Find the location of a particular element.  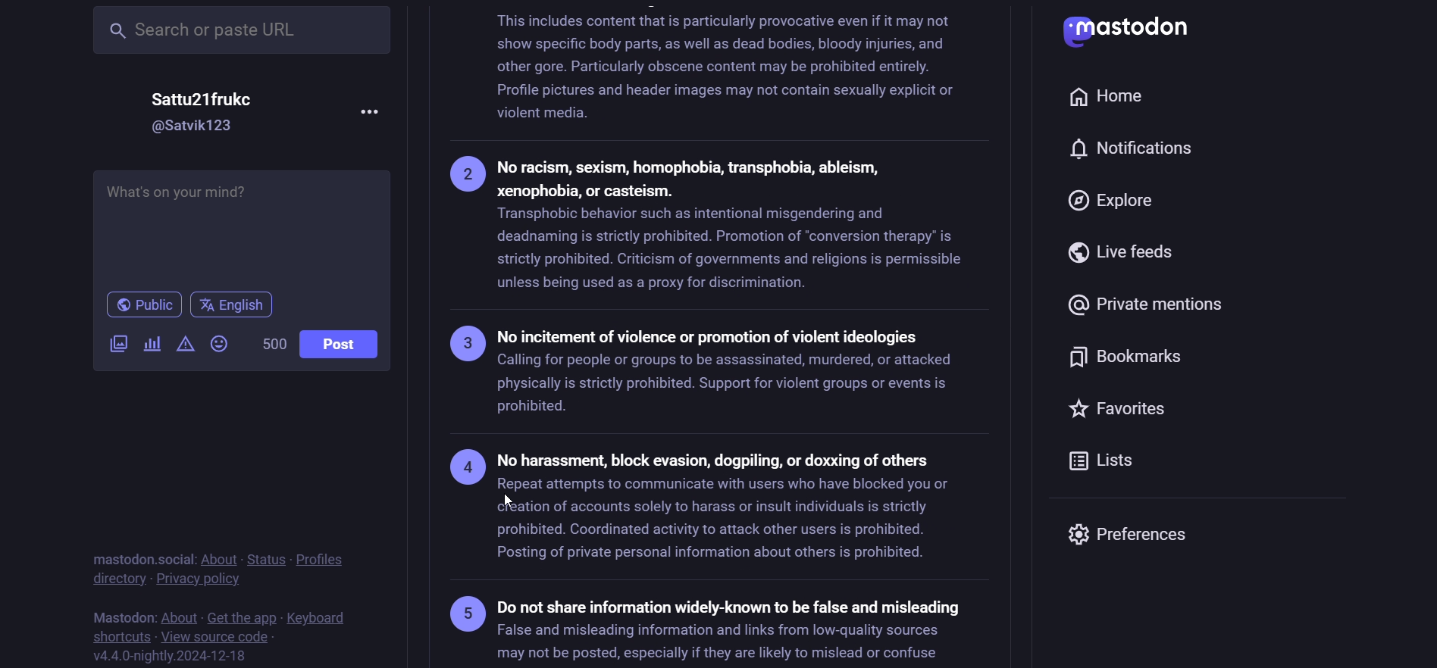

image/video is located at coordinates (116, 342).